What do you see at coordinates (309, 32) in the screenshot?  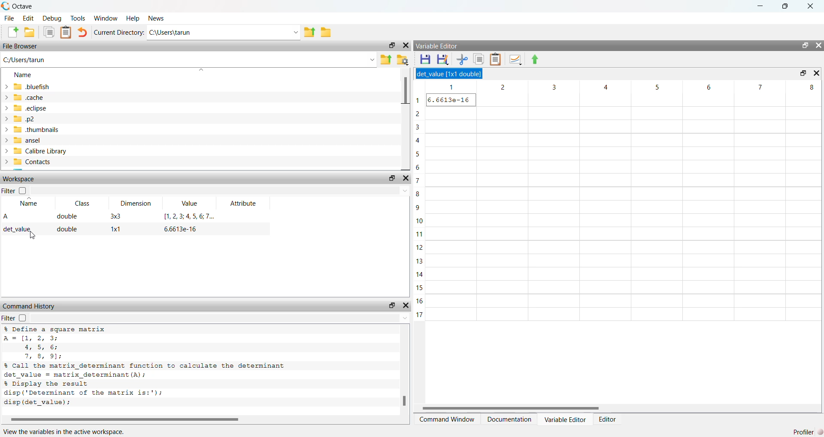 I see `one directory up` at bounding box center [309, 32].